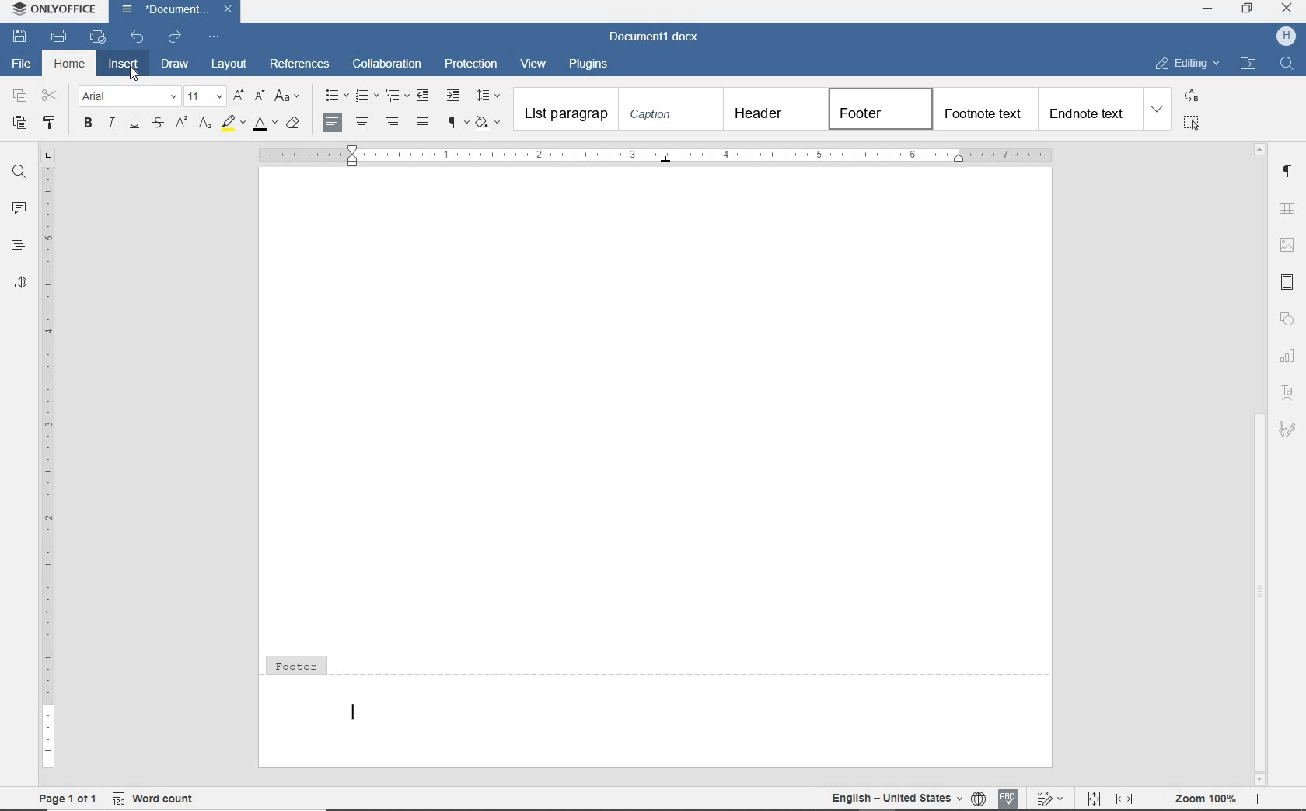 The height and width of the screenshot is (811, 1306). I want to click on set document language, so click(979, 799).